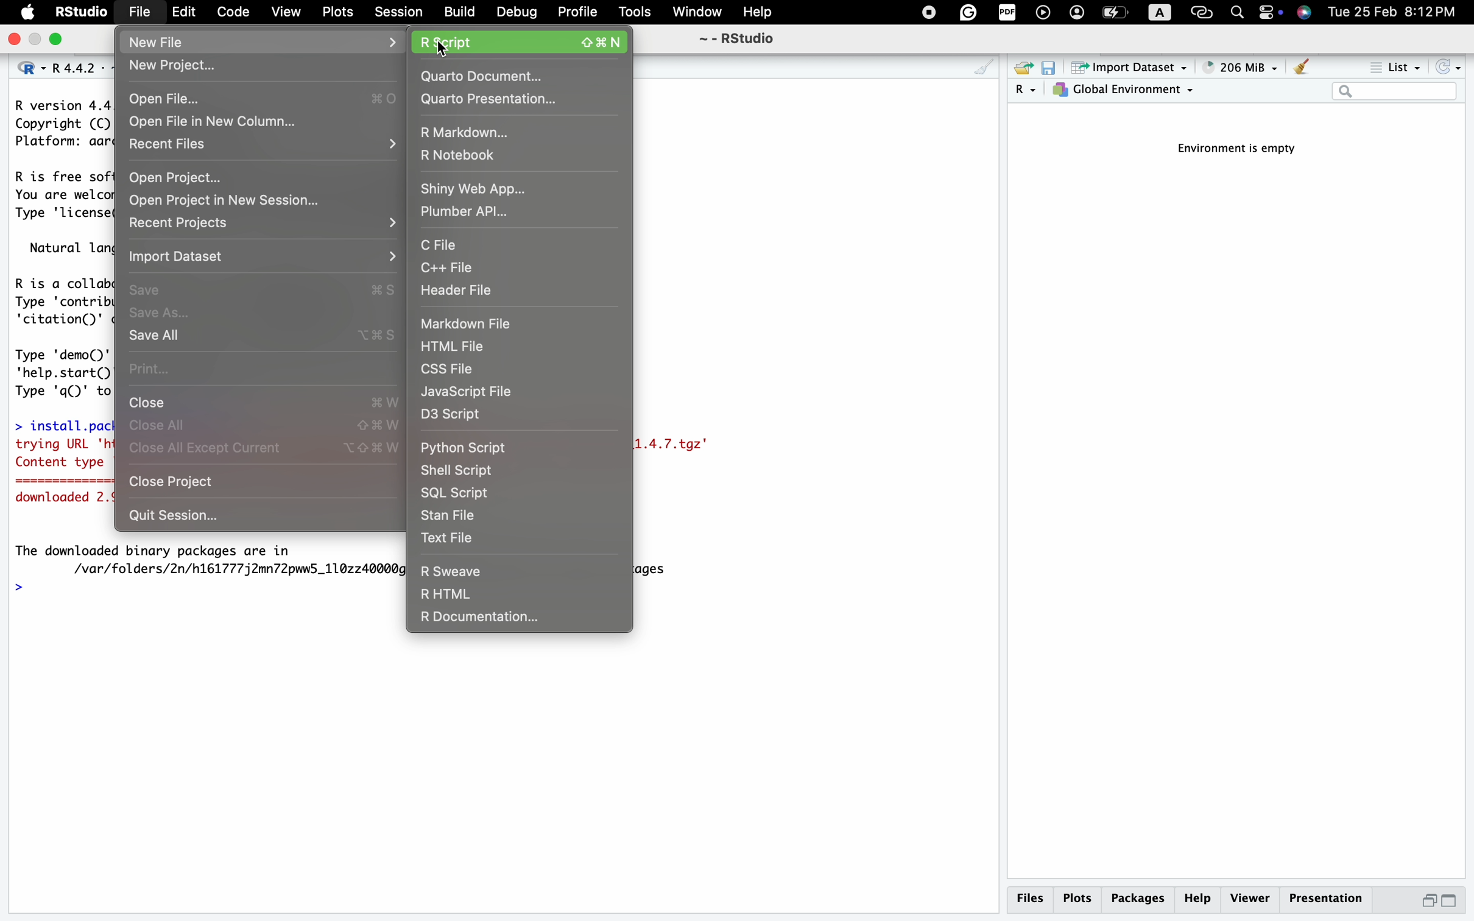 The height and width of the screenshot is (921, 1474). Describe the element at coordinates (1137, 901) in the screenshot. I see `packages` at that location.